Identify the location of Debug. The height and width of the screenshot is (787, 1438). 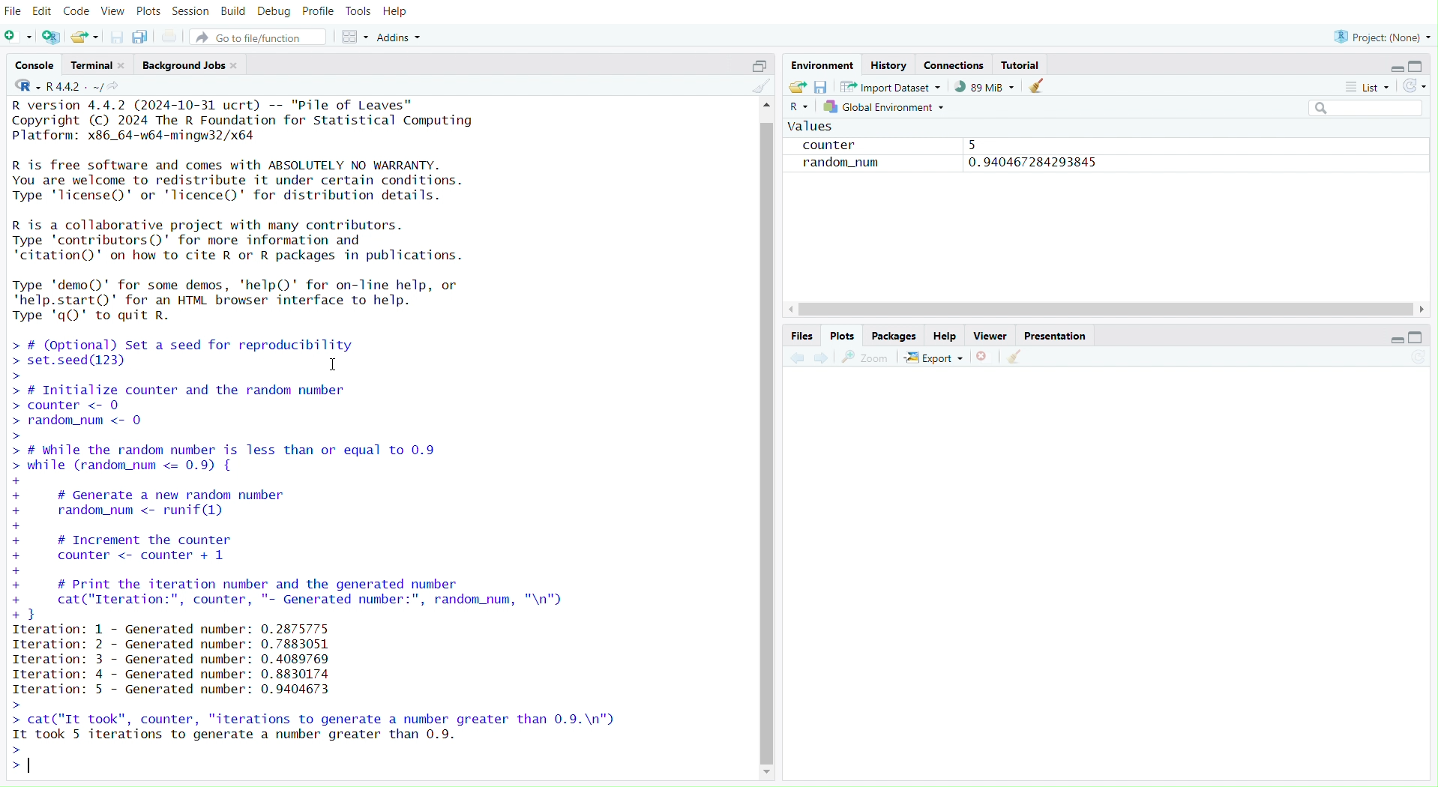
(272, 11).